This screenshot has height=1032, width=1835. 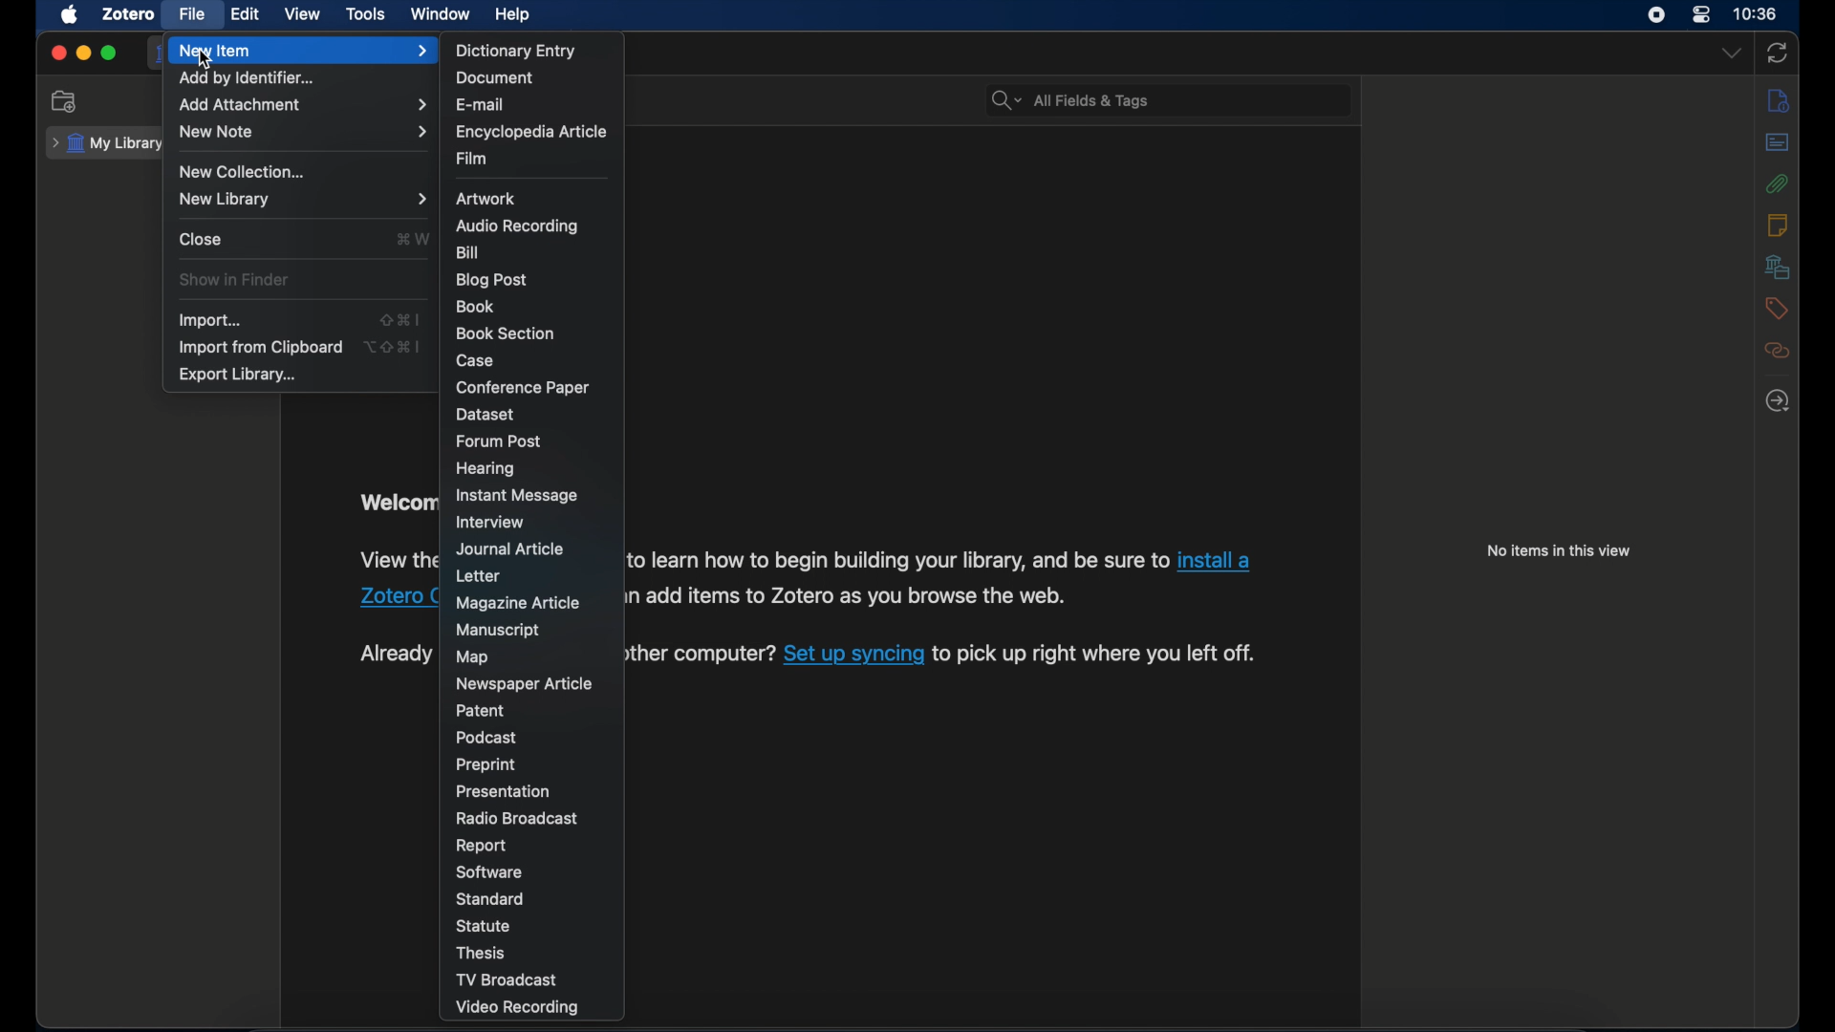 What do you see at coordinates (472, 657) in the screenshot?
I see `map` at bounding box center [472, 657].